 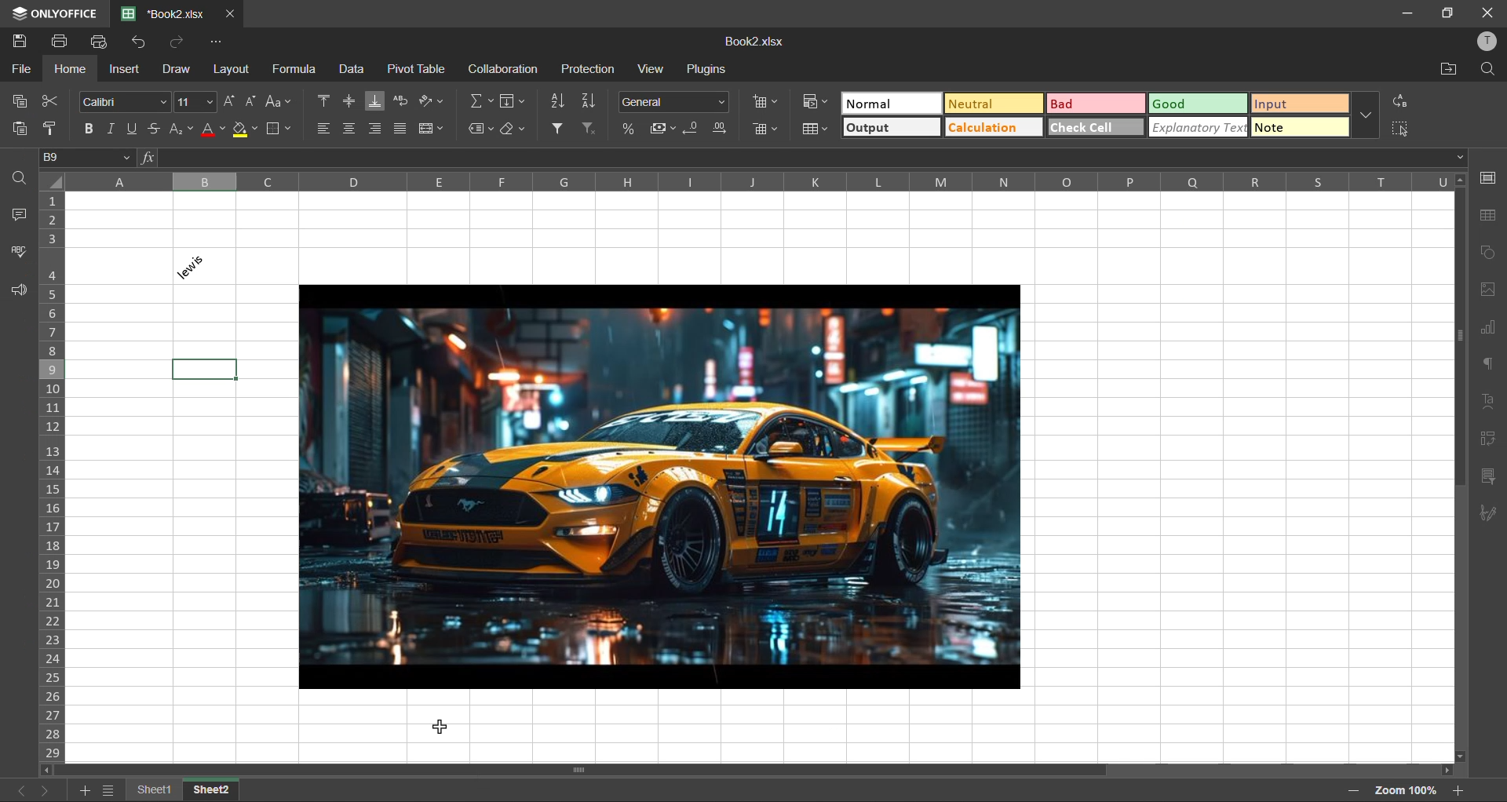 What do you see at coordinates (245, 129) in the screenshot?
I see `fill color` at bounding box center [245, 129].